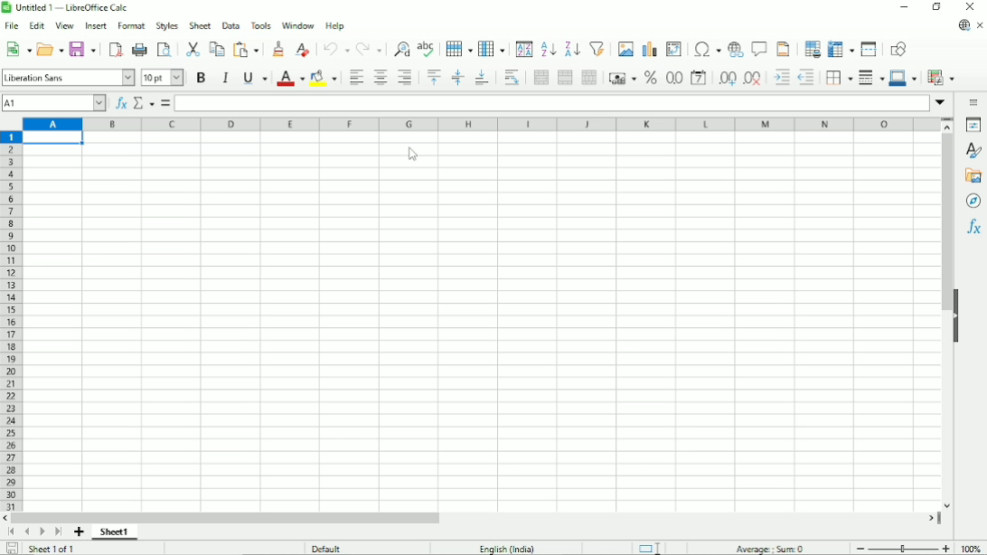  What do you see at coordinates (426, 48) in the screenshot?
I see `Spell check` at bounding box center [426, 48].